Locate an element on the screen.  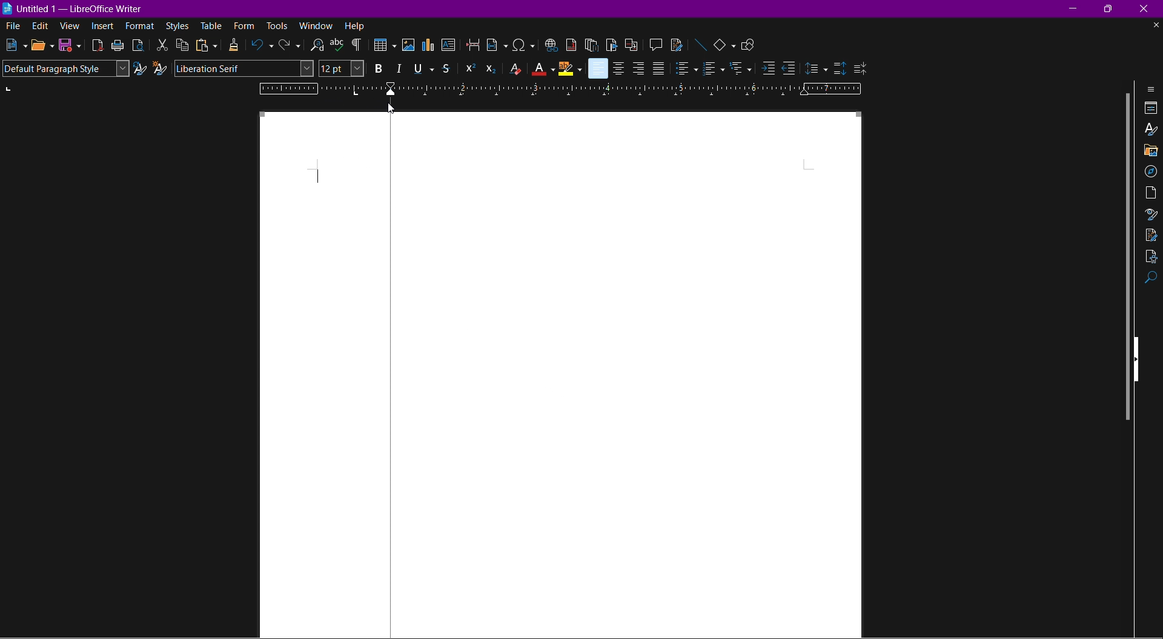
Bold is located at coordinates (376, 68).